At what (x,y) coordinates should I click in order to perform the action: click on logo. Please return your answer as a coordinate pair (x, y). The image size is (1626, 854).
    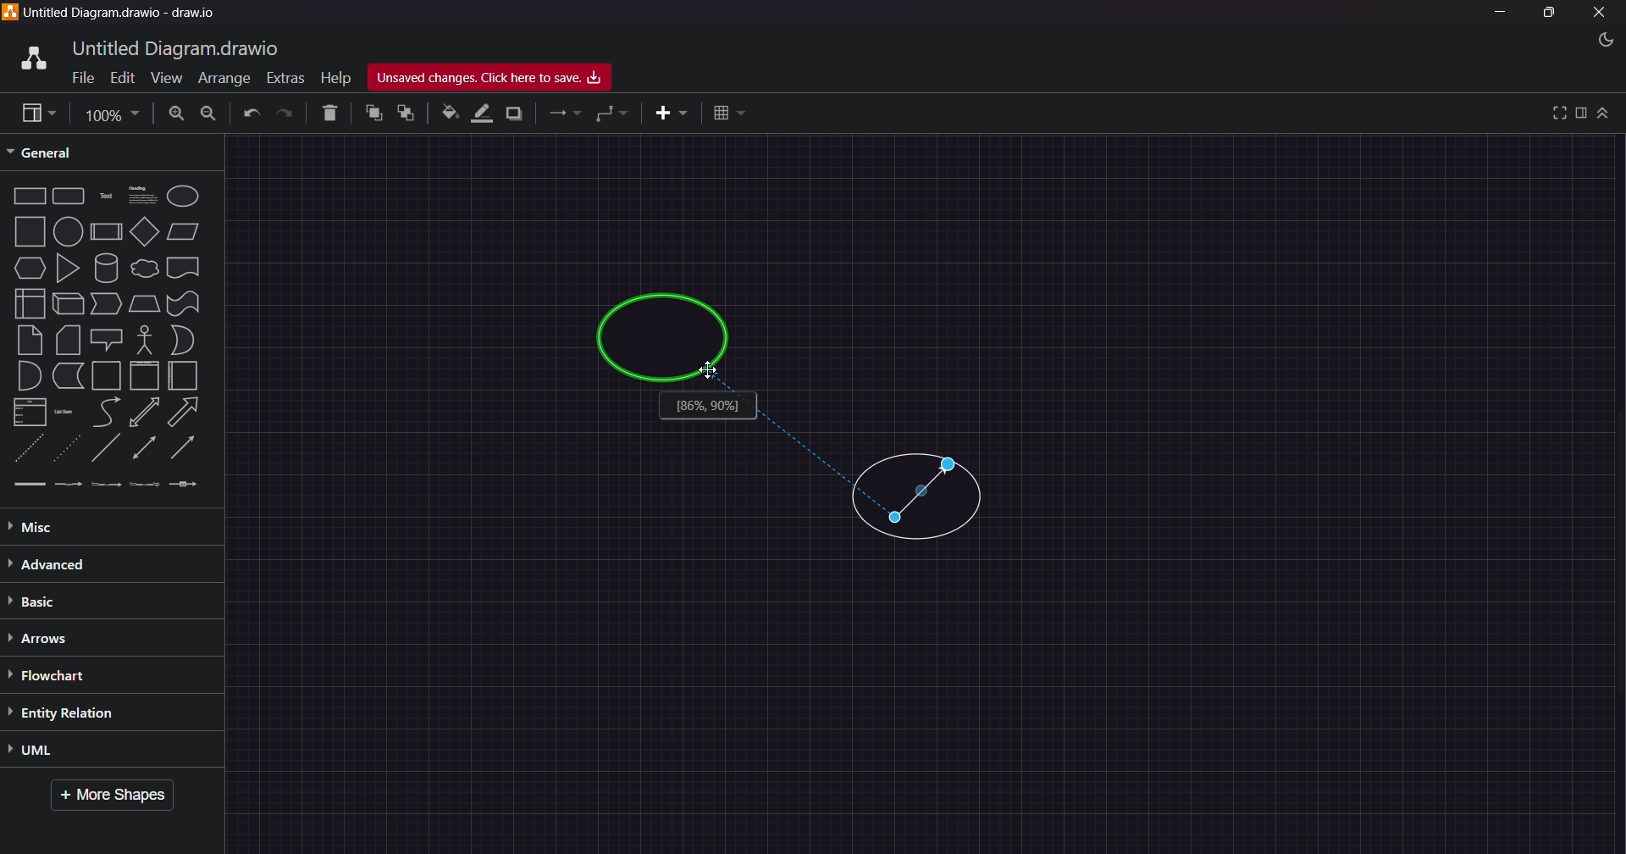
    Looking at the image, I should click on (30, 56).